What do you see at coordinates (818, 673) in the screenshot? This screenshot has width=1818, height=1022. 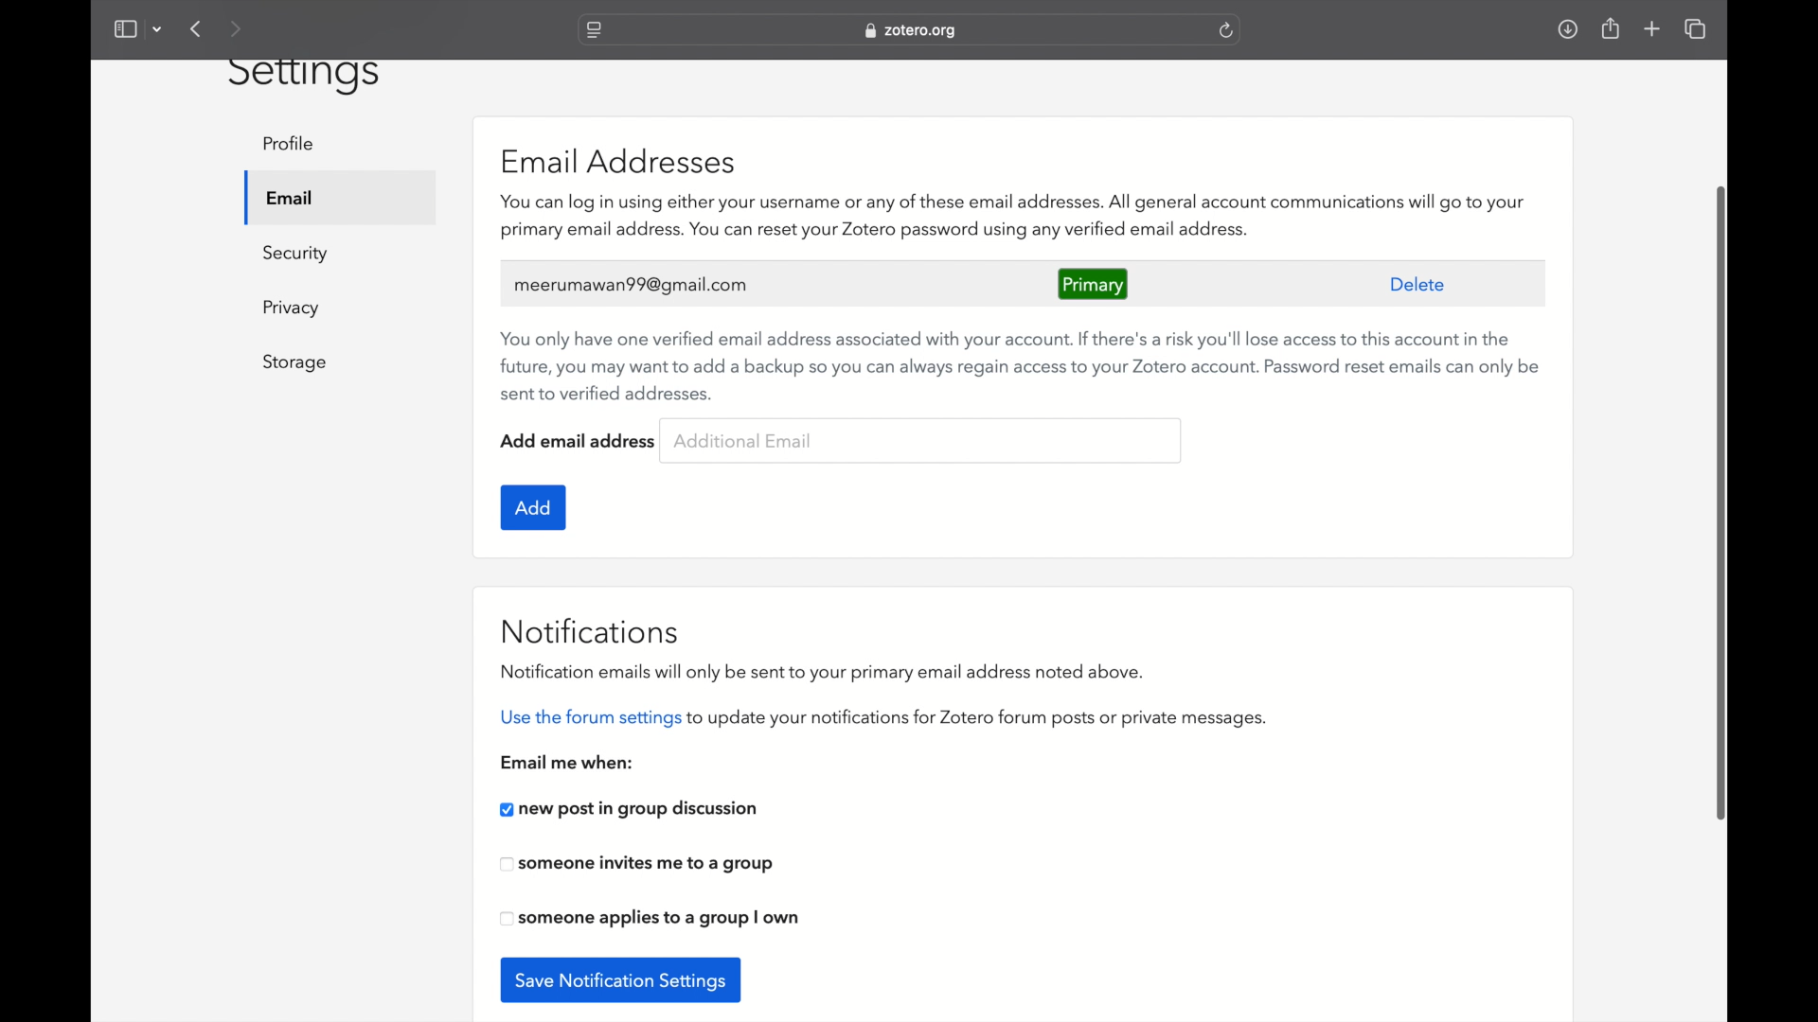 I see `notification emails will only be sent to your primary email address noted above` at bounding box center [818, 673].